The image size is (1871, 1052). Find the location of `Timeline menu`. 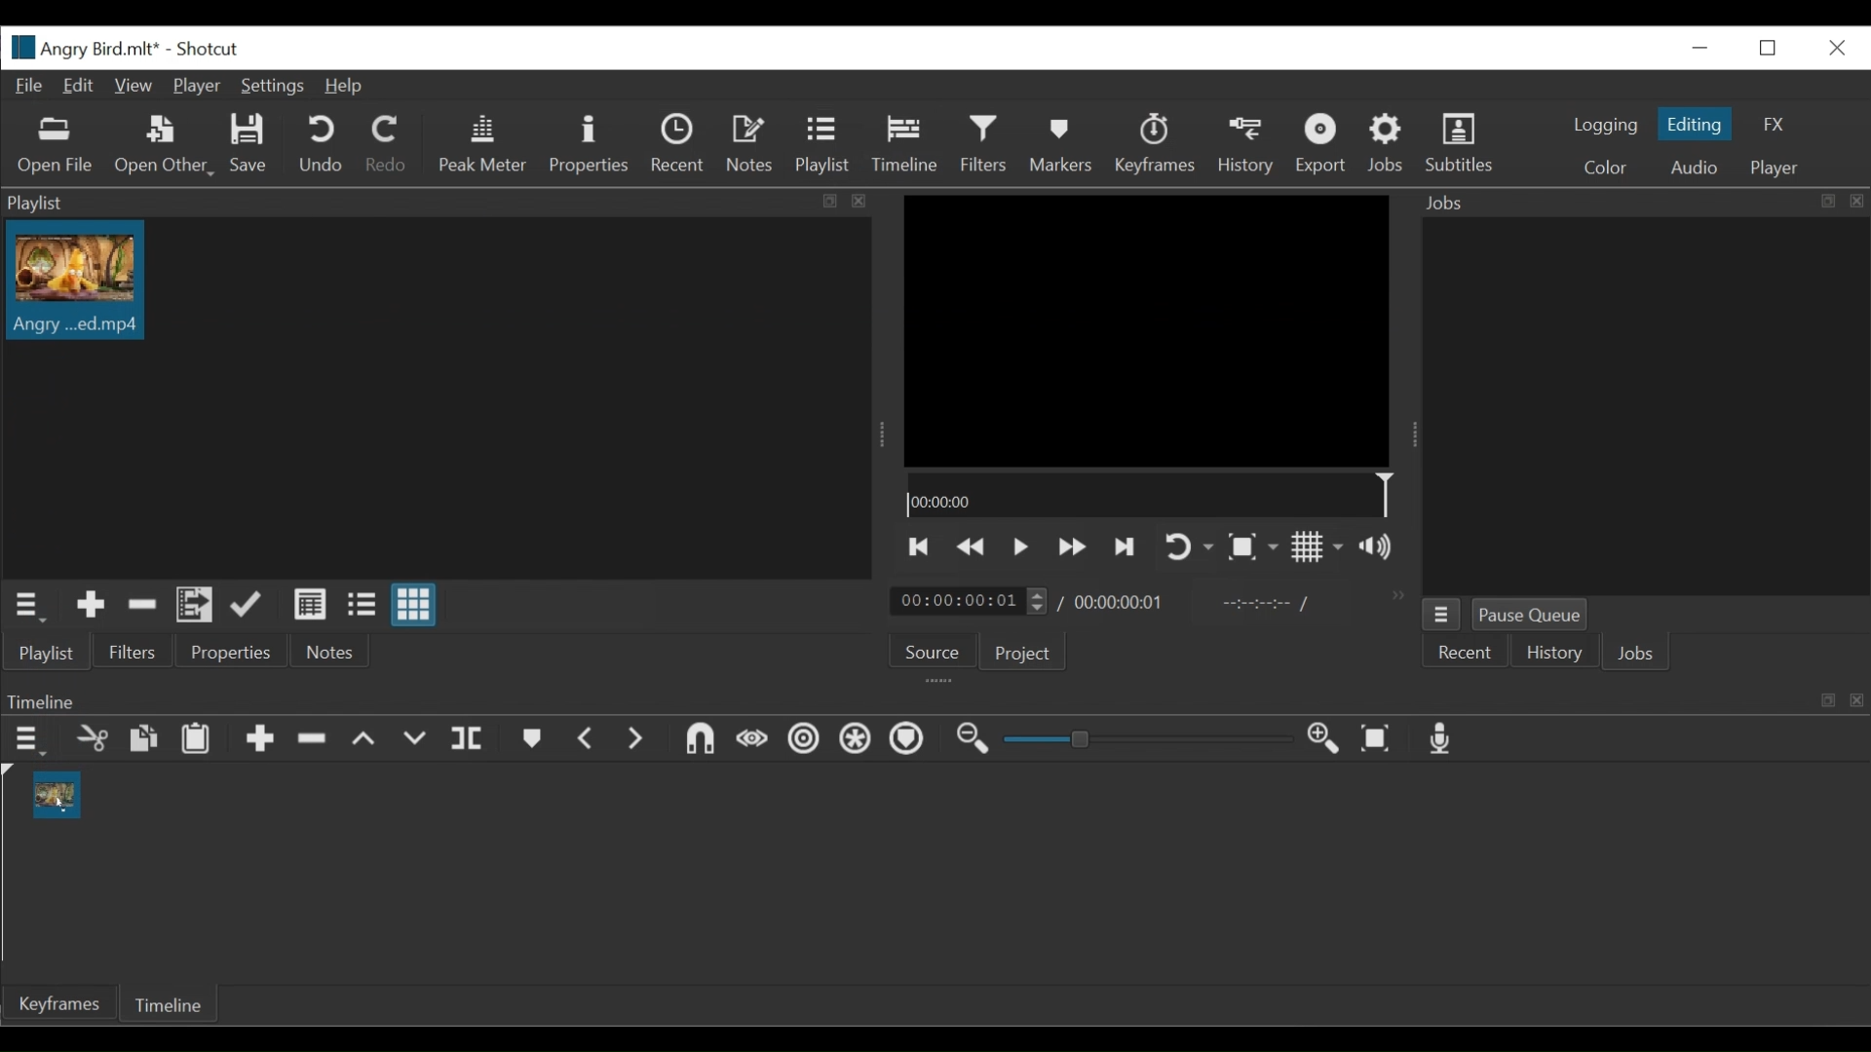

Timeline menu is located at coordinates (27, 741).